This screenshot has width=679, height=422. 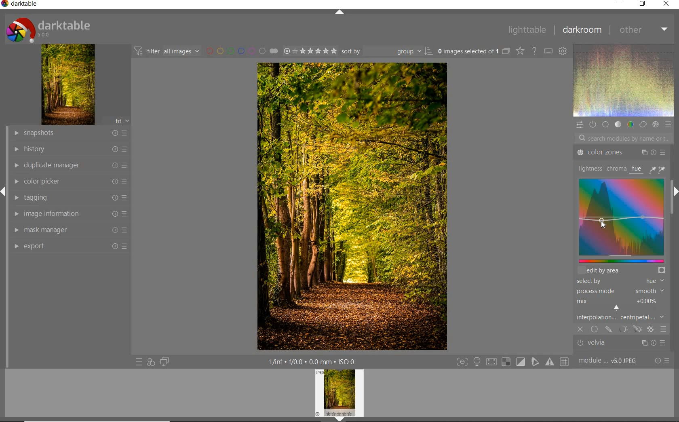 I want to click on color zones, so click(x=620, y=152).